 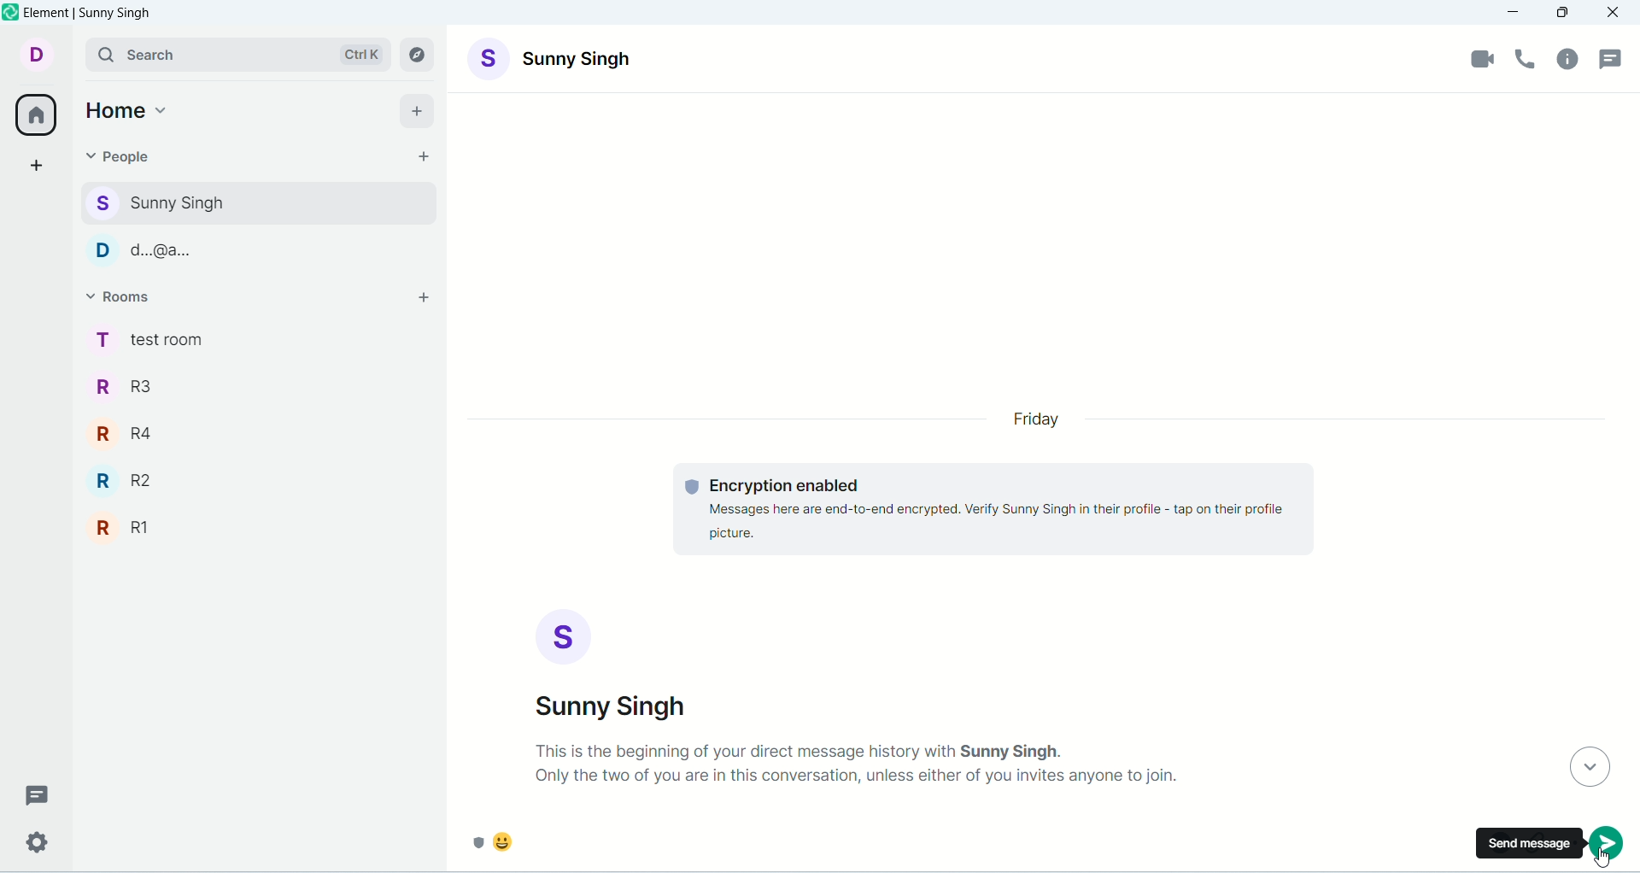 What do you see at coordinates (35, 116) in the screenshot?
I see `home` at bounding box center [35, 116].